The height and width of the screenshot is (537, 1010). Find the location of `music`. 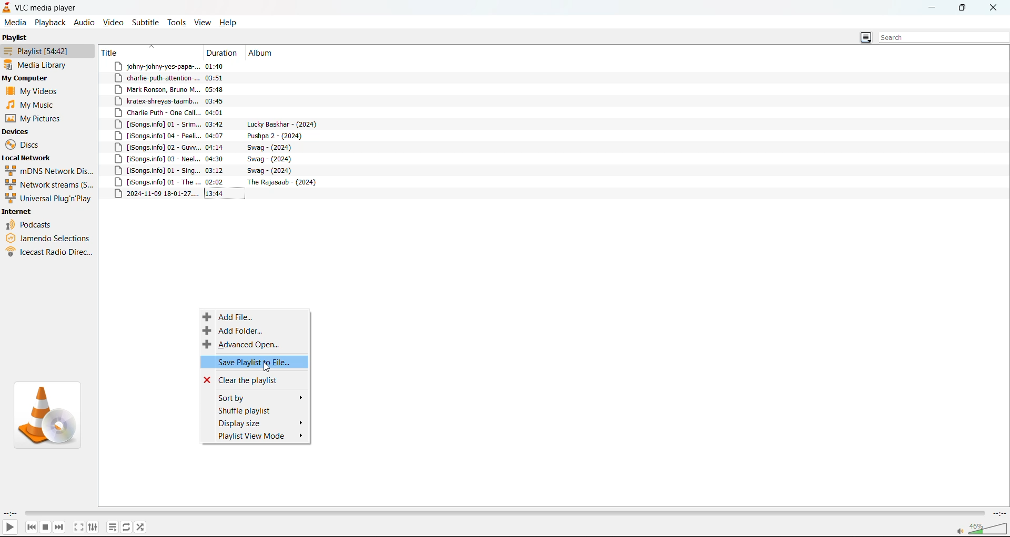

music is located at coordinates (28, 105).